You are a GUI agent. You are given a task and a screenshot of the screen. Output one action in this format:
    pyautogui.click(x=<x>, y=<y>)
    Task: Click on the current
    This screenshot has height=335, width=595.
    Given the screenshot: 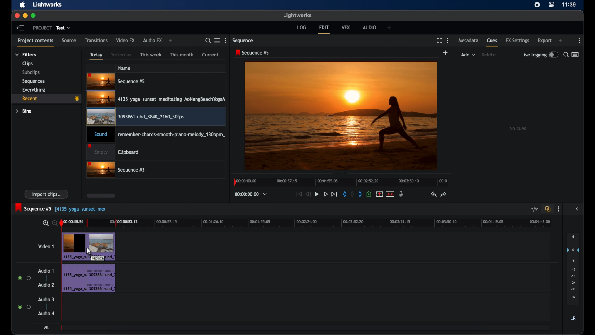 What is the action you would take?
    pyautogui.click(x=211, y=55)
    